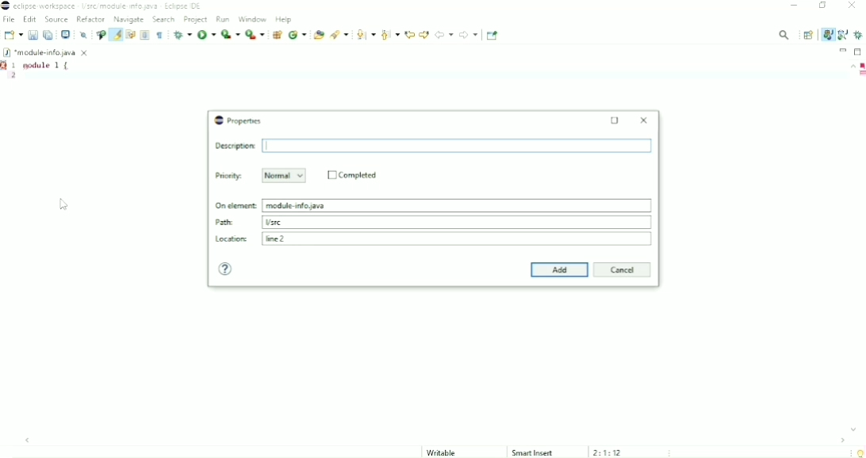  Describe the element at coordinates (434, 223) in the screenshot. I see `Path` at that location.